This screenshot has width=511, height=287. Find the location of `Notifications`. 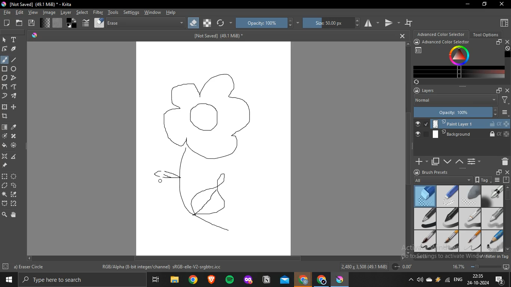

Notifications is located at coordinates (500, 279).